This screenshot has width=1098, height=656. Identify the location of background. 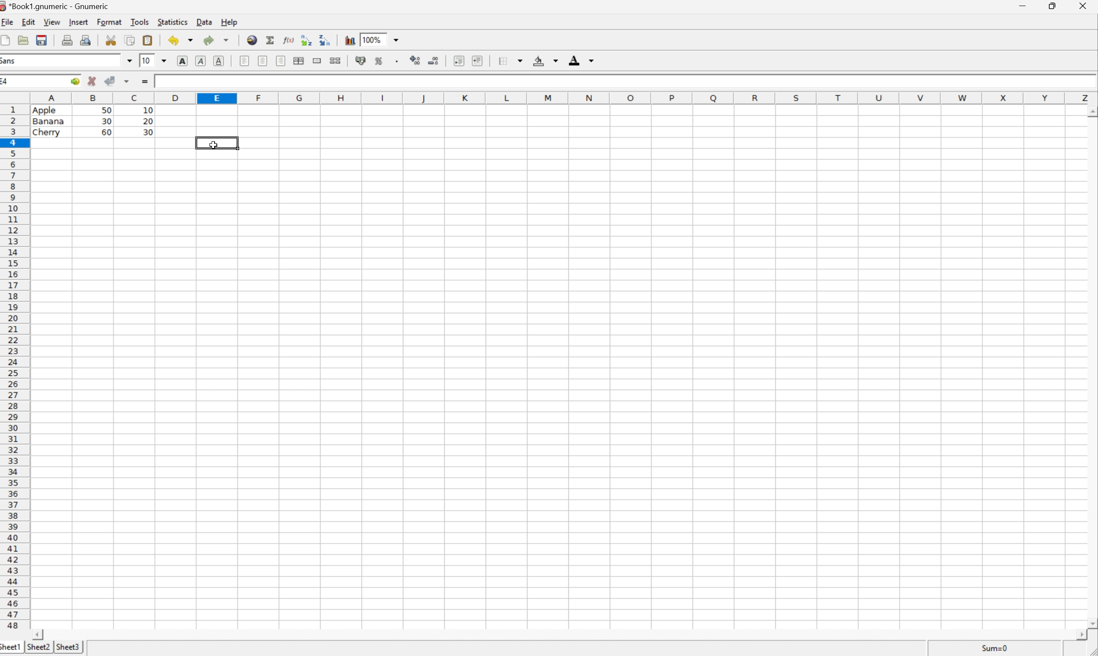
(547, 61).